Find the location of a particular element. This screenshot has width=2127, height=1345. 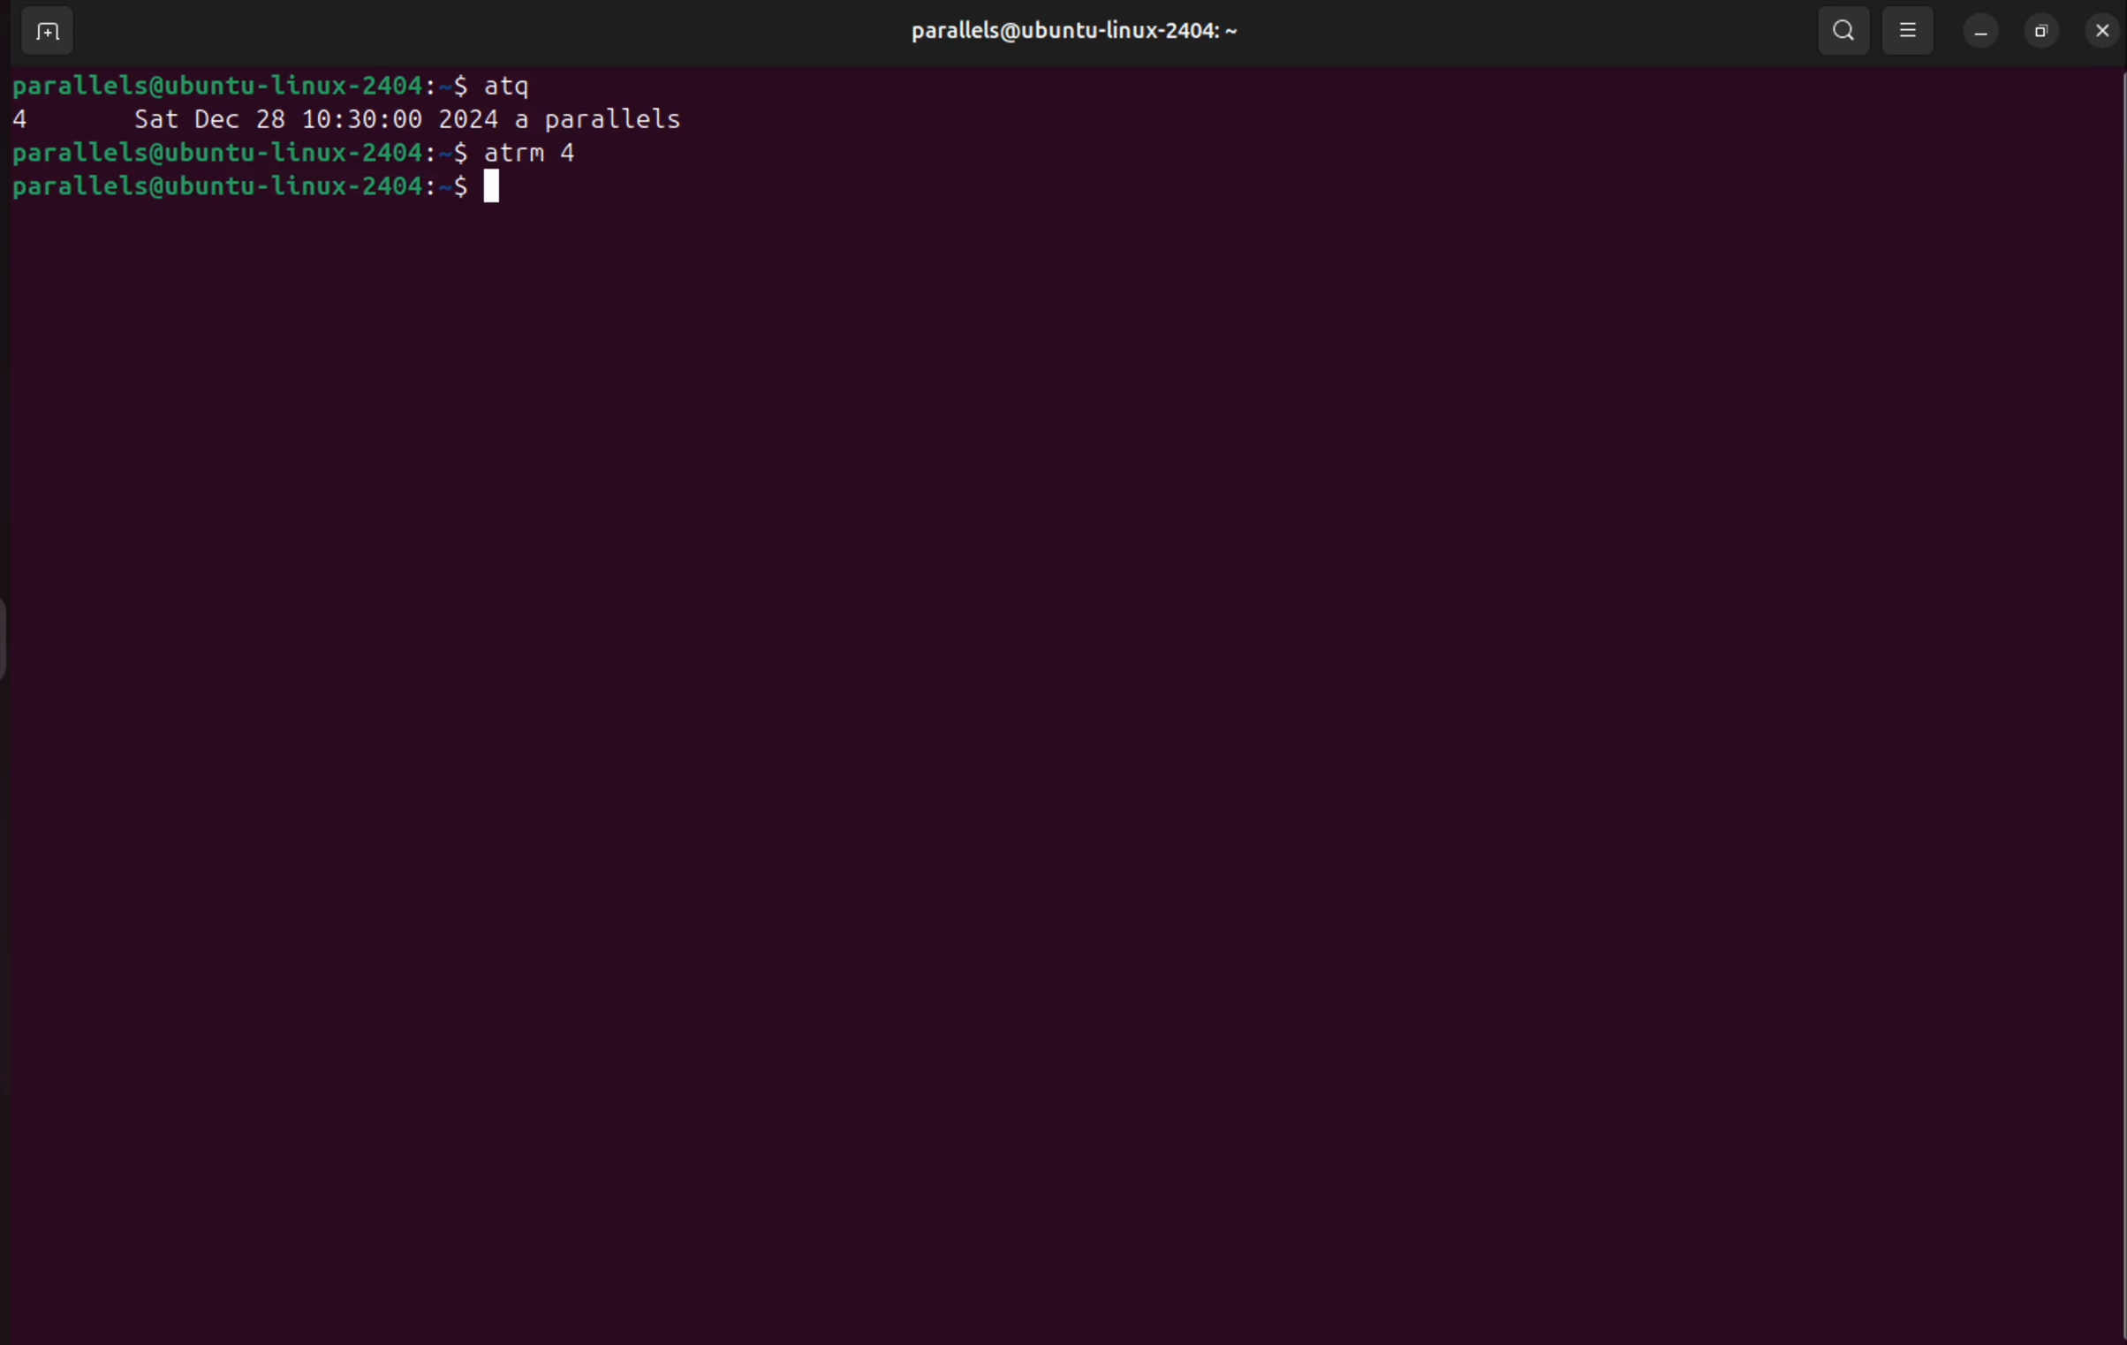

bash prompt  is located at coordinates (242, 152).